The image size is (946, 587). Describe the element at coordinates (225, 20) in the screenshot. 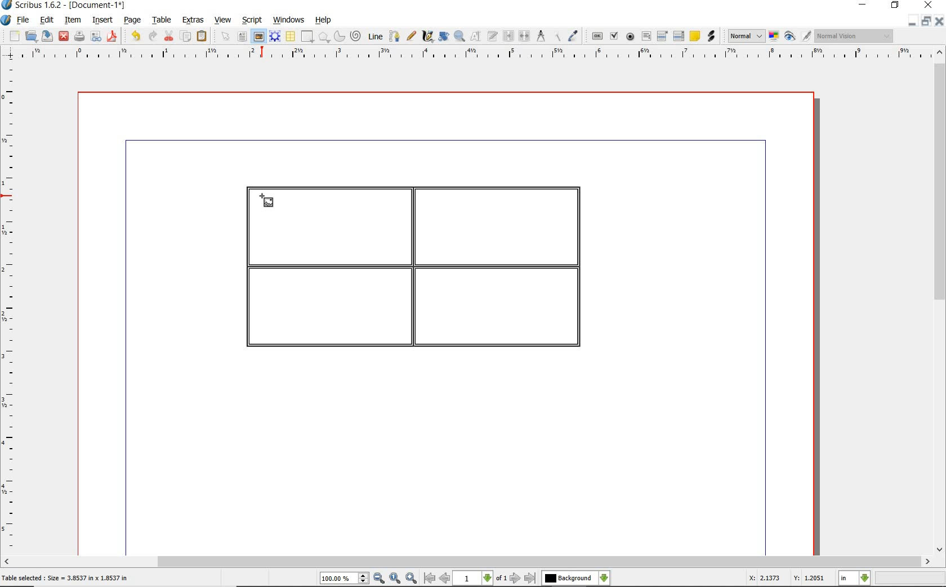

I see `view ` at that location.